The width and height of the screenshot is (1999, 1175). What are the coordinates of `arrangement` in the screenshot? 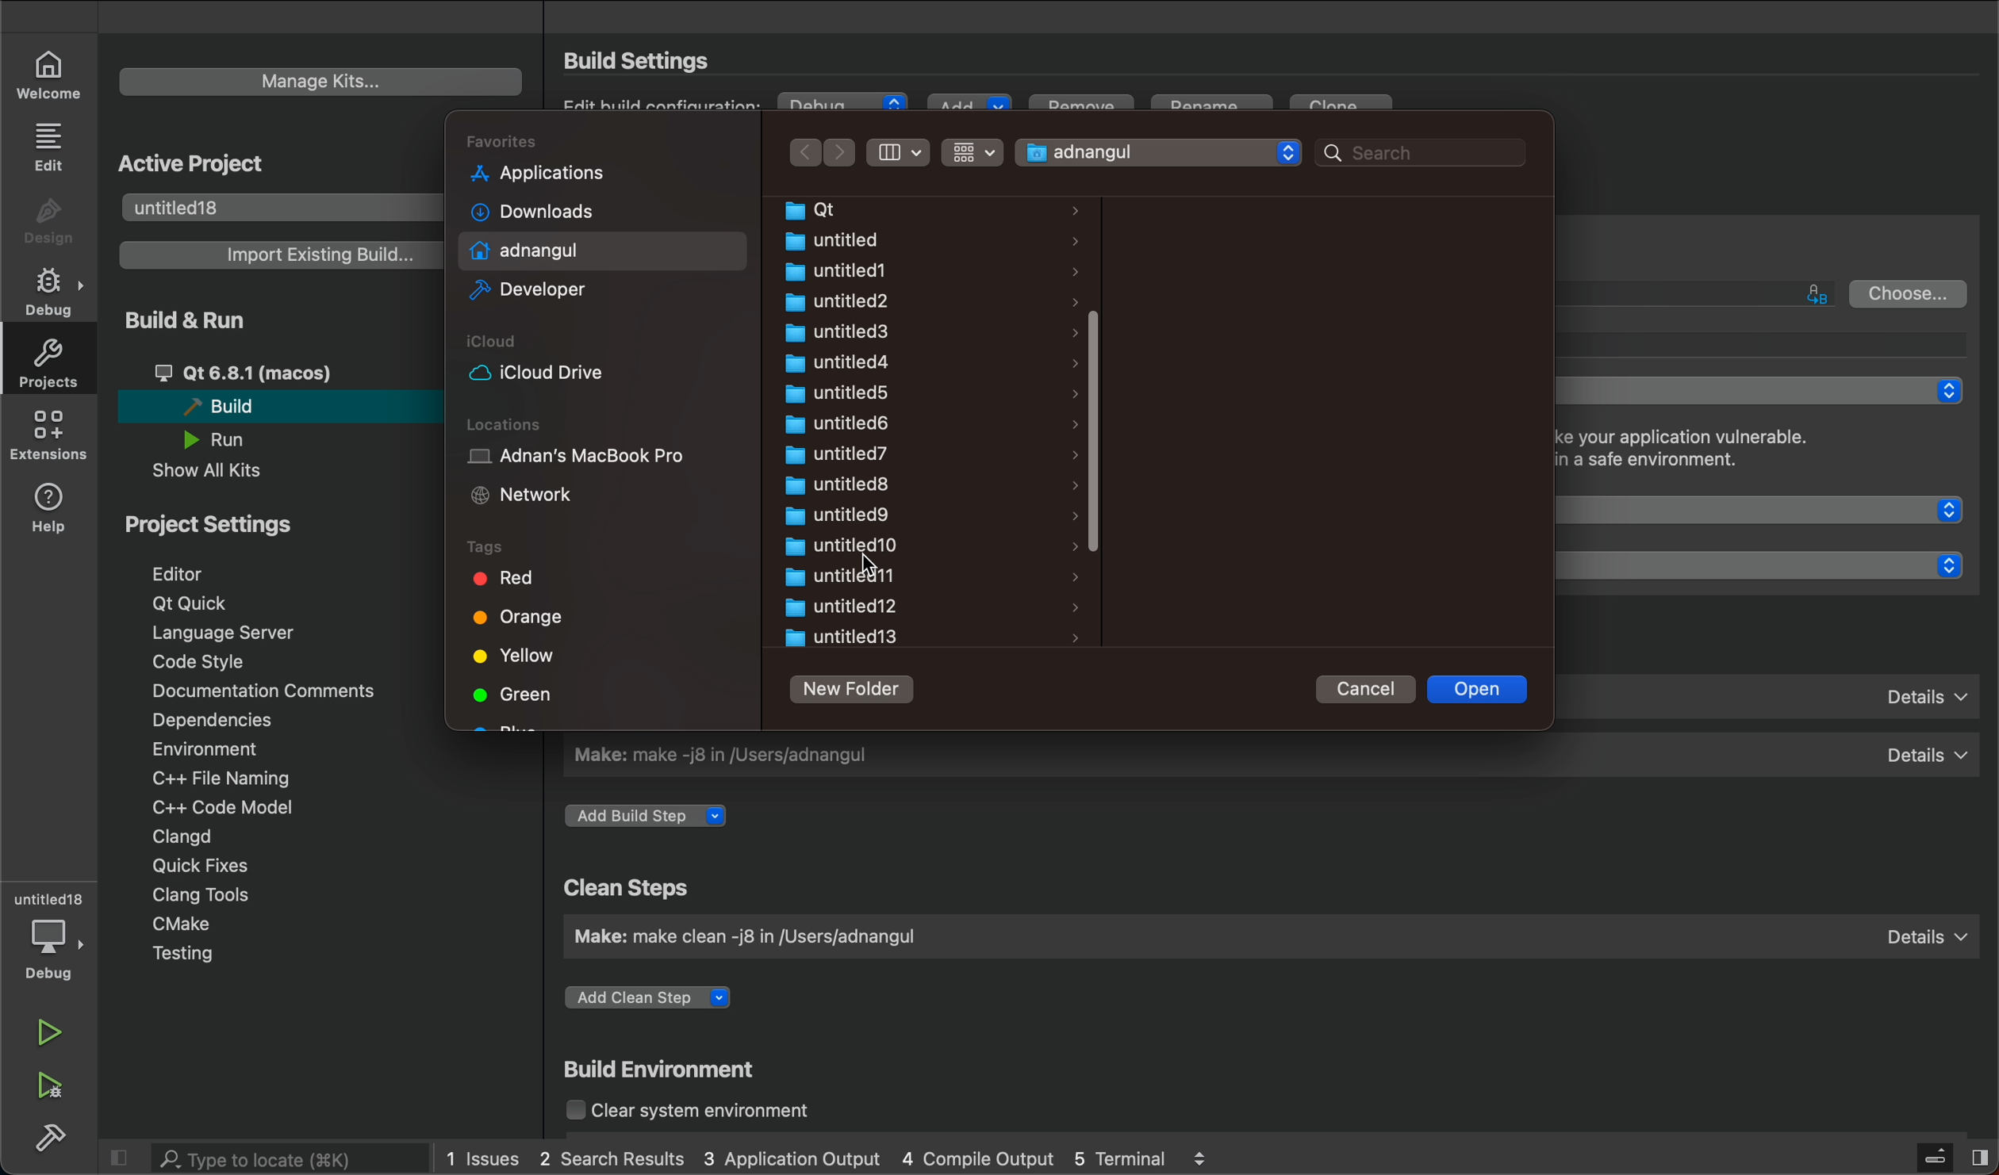 It's located at (894, 152).